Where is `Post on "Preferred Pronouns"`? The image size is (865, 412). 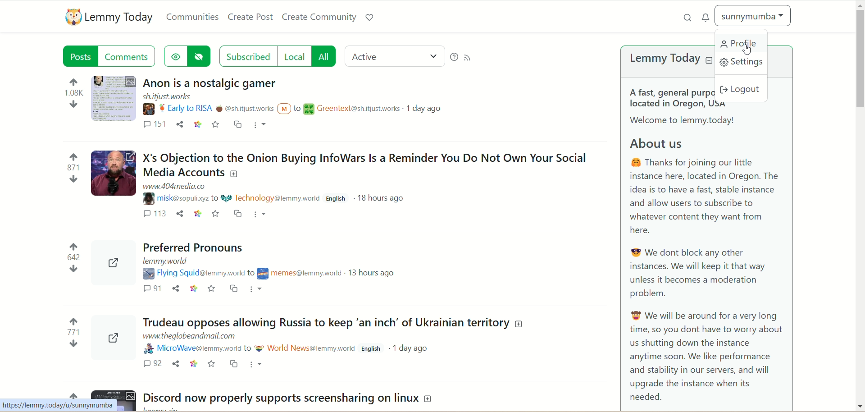
Post on "Preferred Pronouns" is located at coordinates (192, 247).